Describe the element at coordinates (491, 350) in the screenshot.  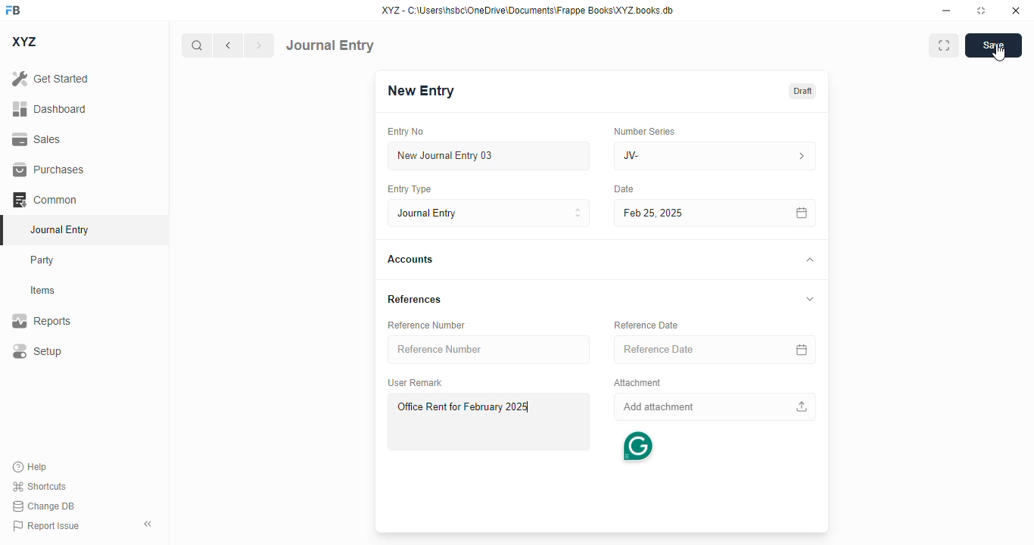
I see `reference number` at that location.